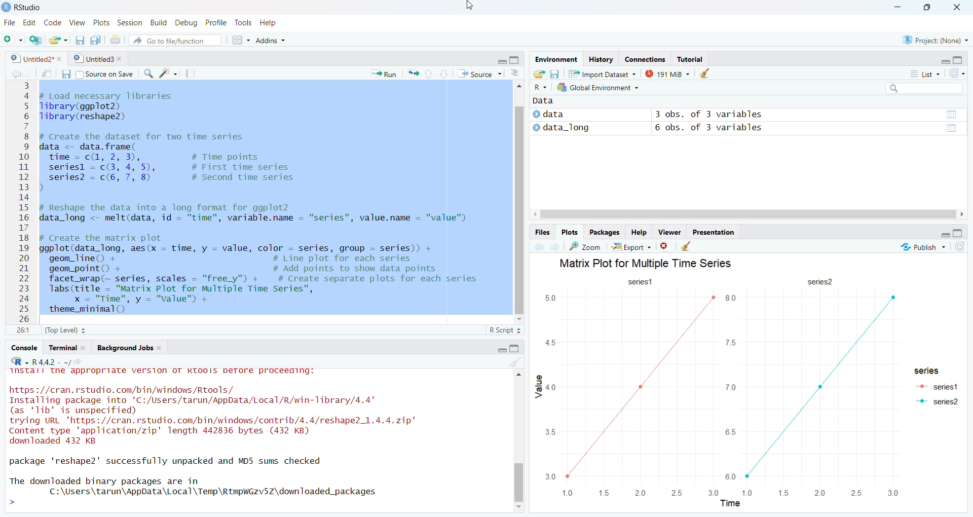 Image resolution: width=973 pixels, height=517 pixels. I want to click on # Load necessary libraries
Tibrary(ggplot2)
Tibrary(reshape2)
# Create the dataset for two time series
data <- data.frame(
Tlie = Gl, 2; I # Time points
seriesl = c(3, 4, 5), # First time series
series? = c(6, 7, 8) # Second time series
)
# Reshape the data into a long format for ggplot2
data_long <- melt(data, id = "time", variable.name = "series", value.name = "value")
# Create the matrix plot
ggplot(data_long, aes(x - time, y — value, color — series, group — series)) +
geom_line() + # Line plot for each series
geom_point() + # Add points to show data points
facet_wrap(~ series, scales = "free_y") + # Create separate plots for each series
labs (title = "Matrix Plot for Multiple Time Series",
x = "Time", y = "value" +
theme minimal (), so click(258, 201).